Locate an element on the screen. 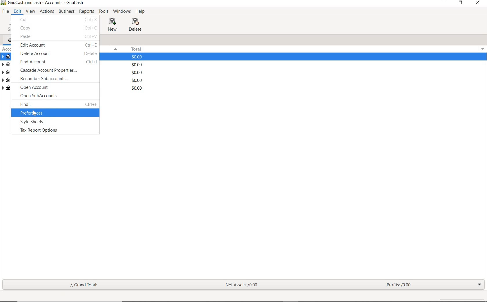  FILE is located at coordinates (5, 12).